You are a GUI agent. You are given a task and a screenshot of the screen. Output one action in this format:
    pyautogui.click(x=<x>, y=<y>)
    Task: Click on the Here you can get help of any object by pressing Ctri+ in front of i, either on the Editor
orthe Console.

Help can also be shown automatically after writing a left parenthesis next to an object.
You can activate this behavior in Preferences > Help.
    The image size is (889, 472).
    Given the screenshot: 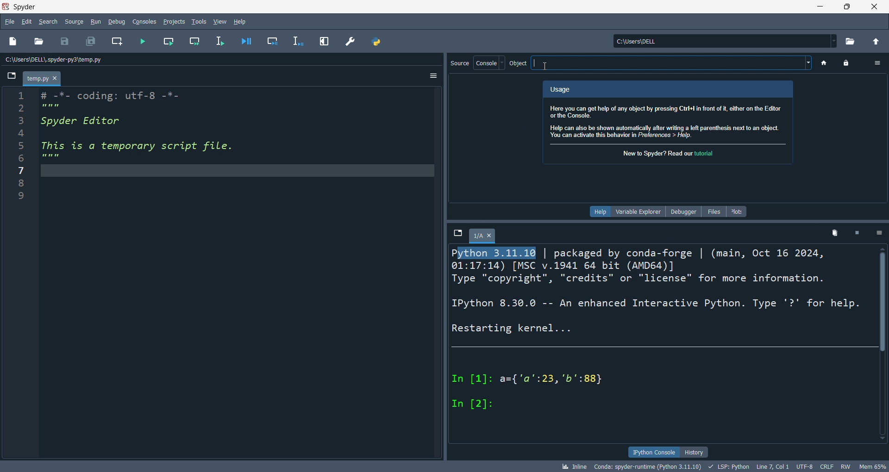 What is the action you would take?
    pyautogui.click(x=668, y=121)
    